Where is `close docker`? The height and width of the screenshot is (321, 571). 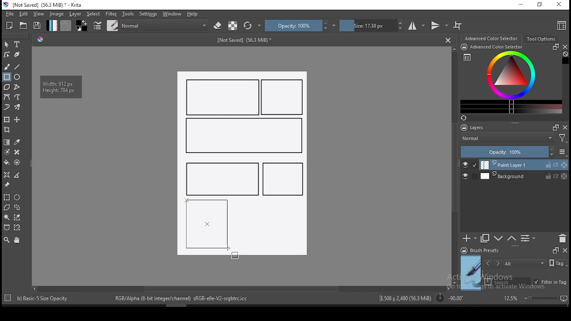 close docker is located at coordinates (565, 47).